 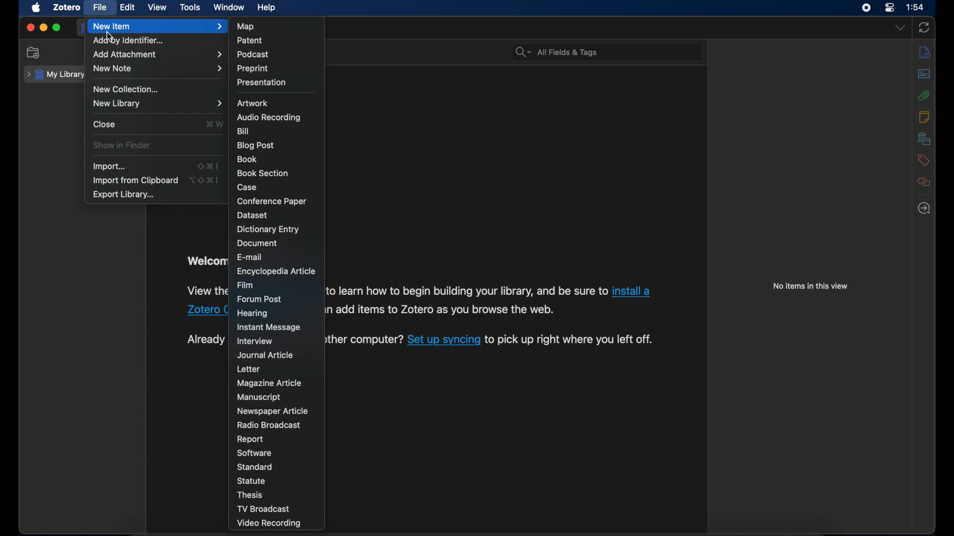 I want to click on interview, so click(x=254, y=341).